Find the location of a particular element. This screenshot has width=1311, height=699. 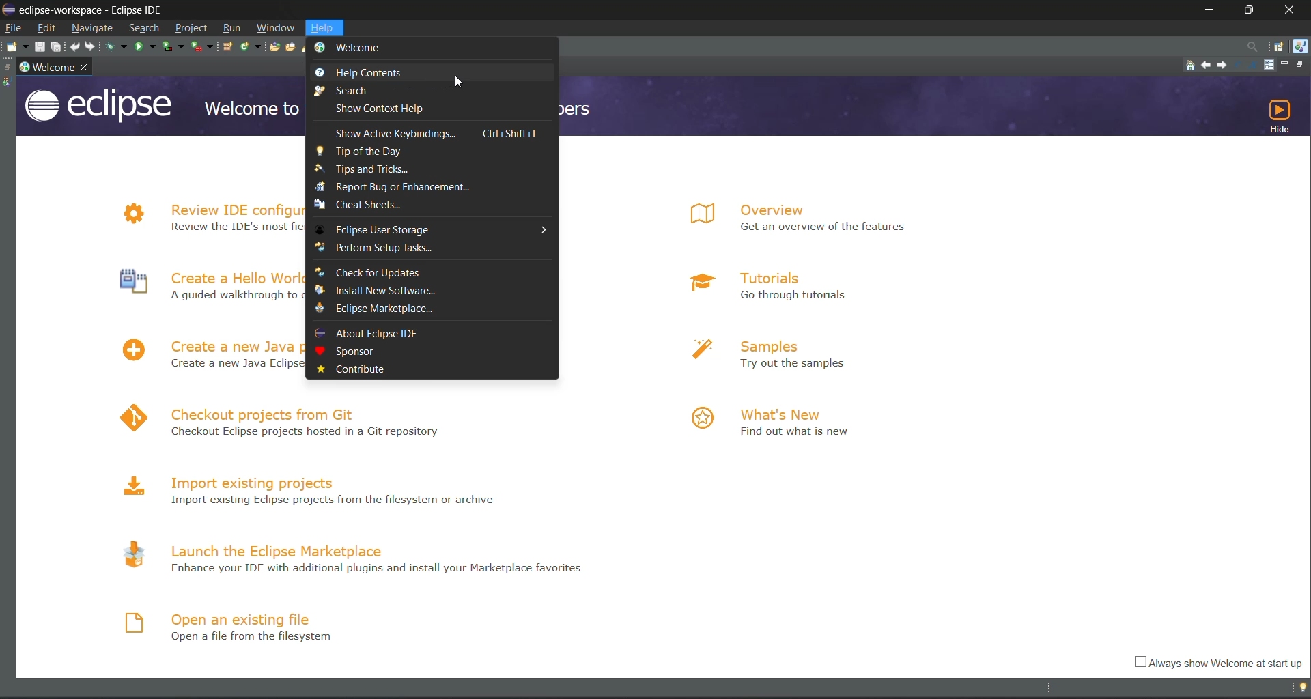

open type is located at coordinates (273, 46).